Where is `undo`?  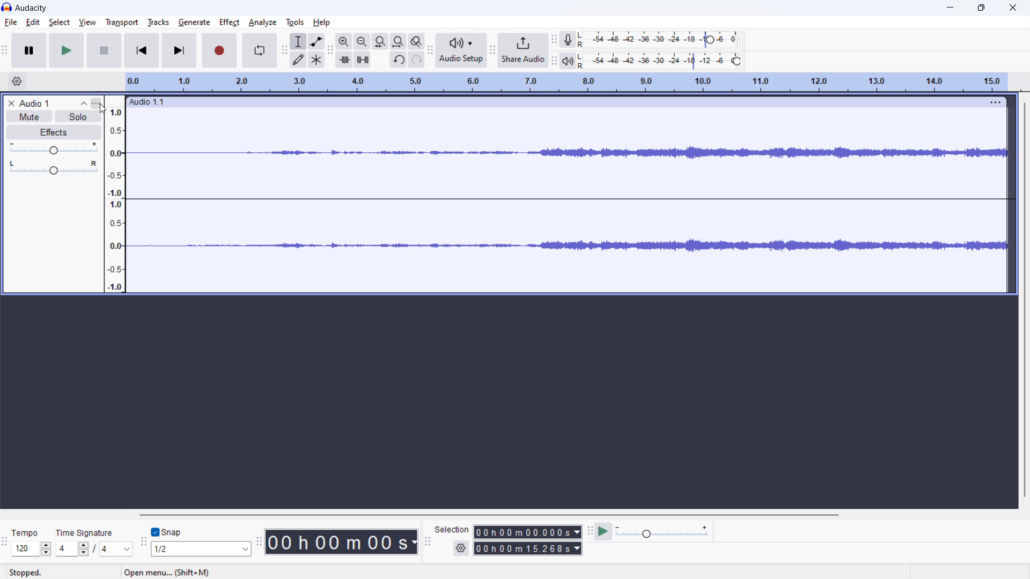 undo is located at coordinates (399, 60).